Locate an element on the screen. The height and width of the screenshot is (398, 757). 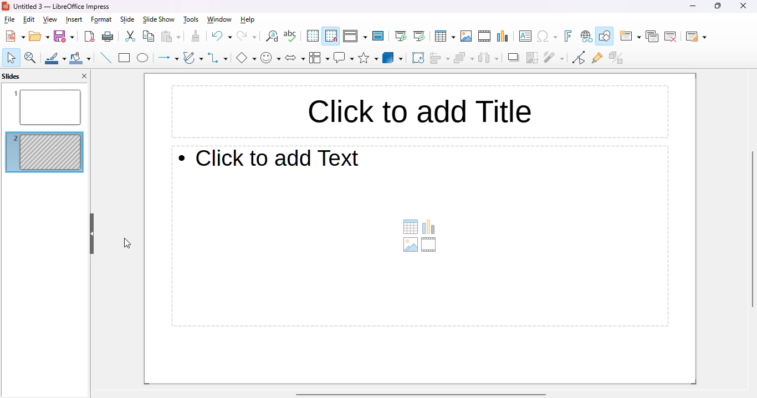
arrange is located at coordinates (464, 58).